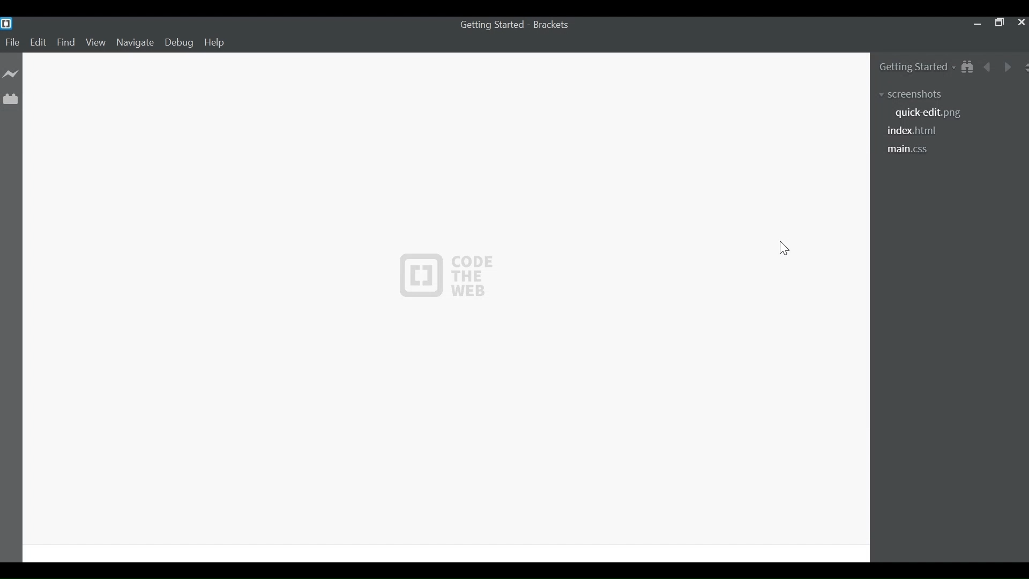 The image size is (1029, 579). I want to click on Help, so click(215, 43).